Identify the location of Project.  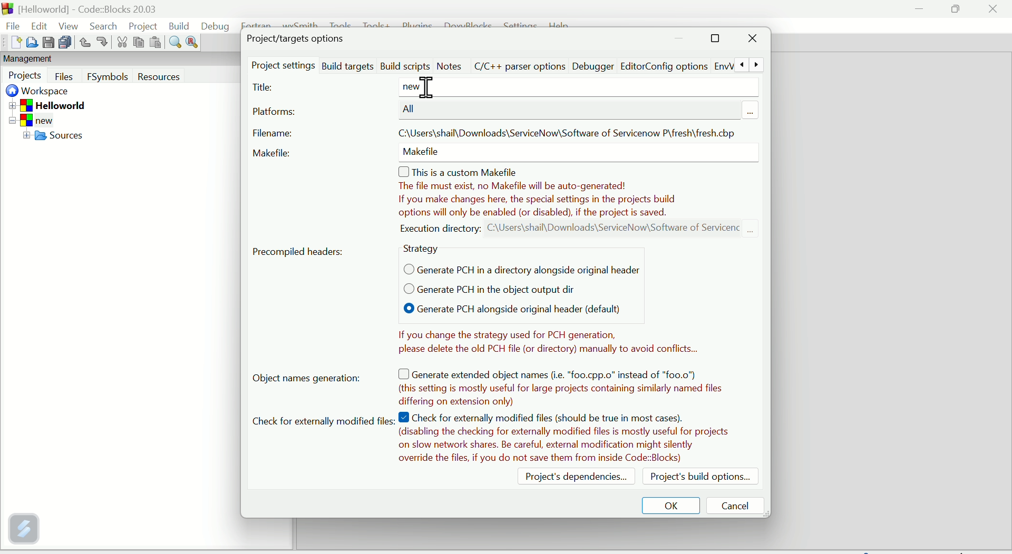
(143, 26).